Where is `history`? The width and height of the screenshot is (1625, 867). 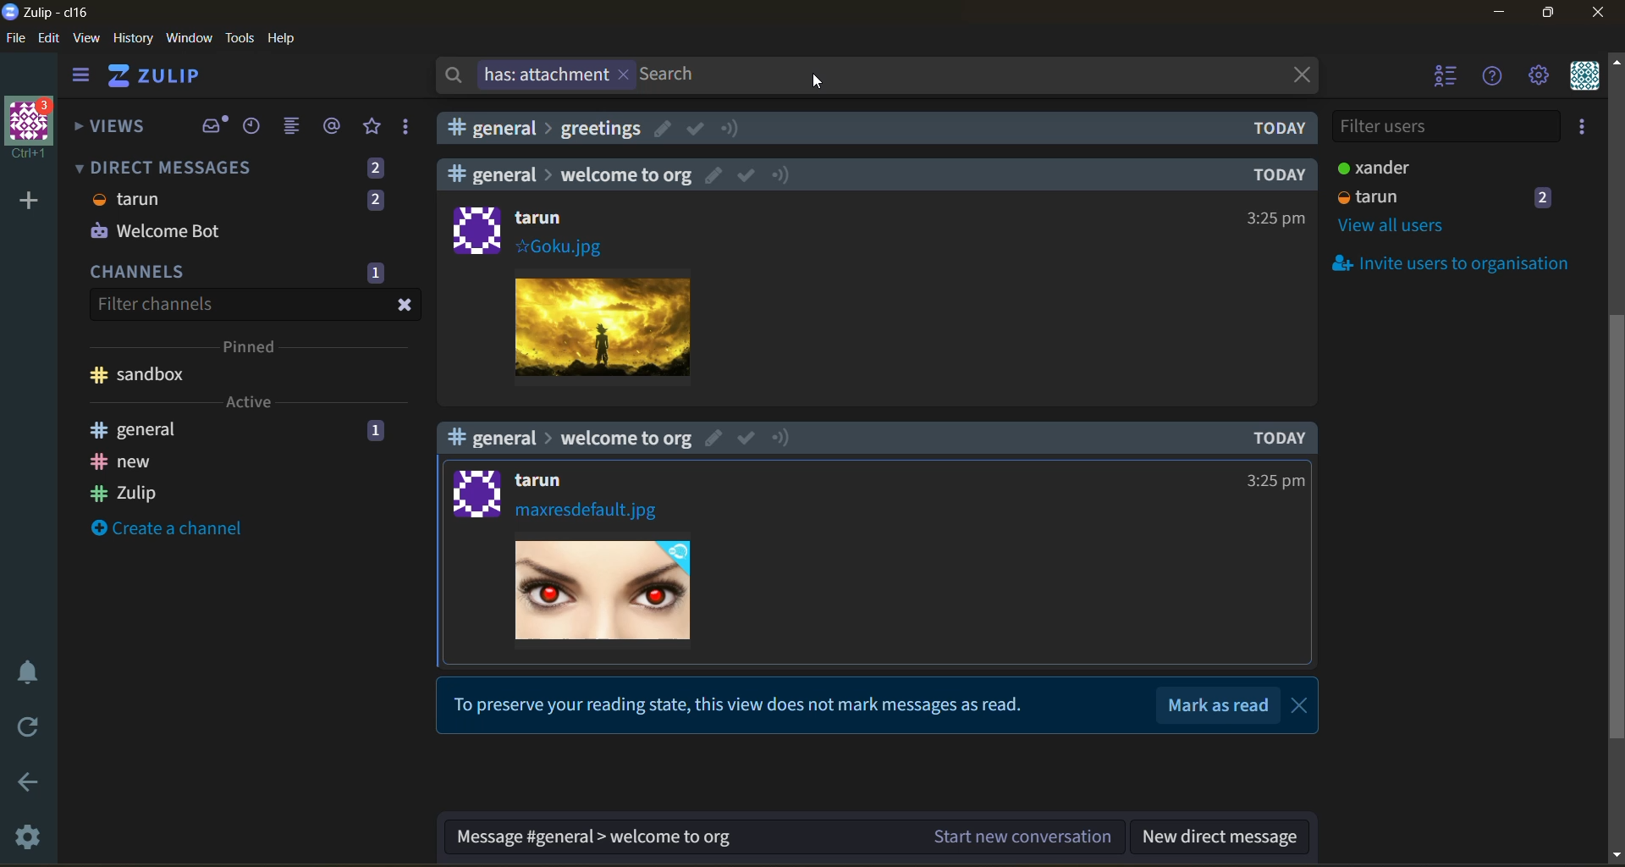
history is located at coordinates (133, 38).